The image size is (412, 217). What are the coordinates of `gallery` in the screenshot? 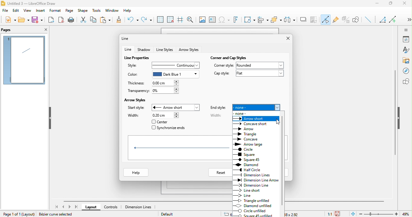 It's located at (406, 61).